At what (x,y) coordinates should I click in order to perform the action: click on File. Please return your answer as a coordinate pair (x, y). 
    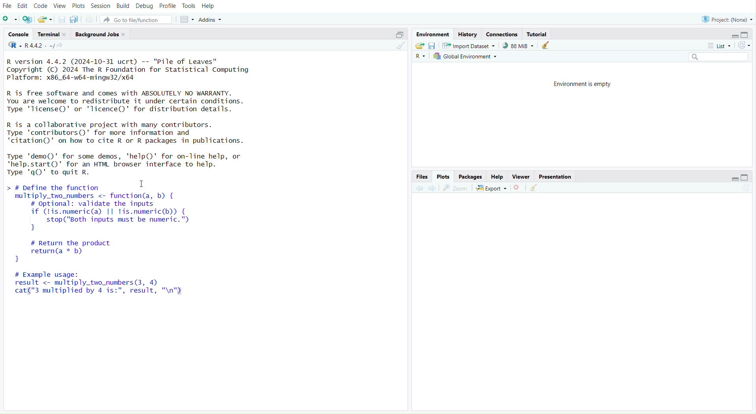
    Looking at the image, I should click on (8, 6).